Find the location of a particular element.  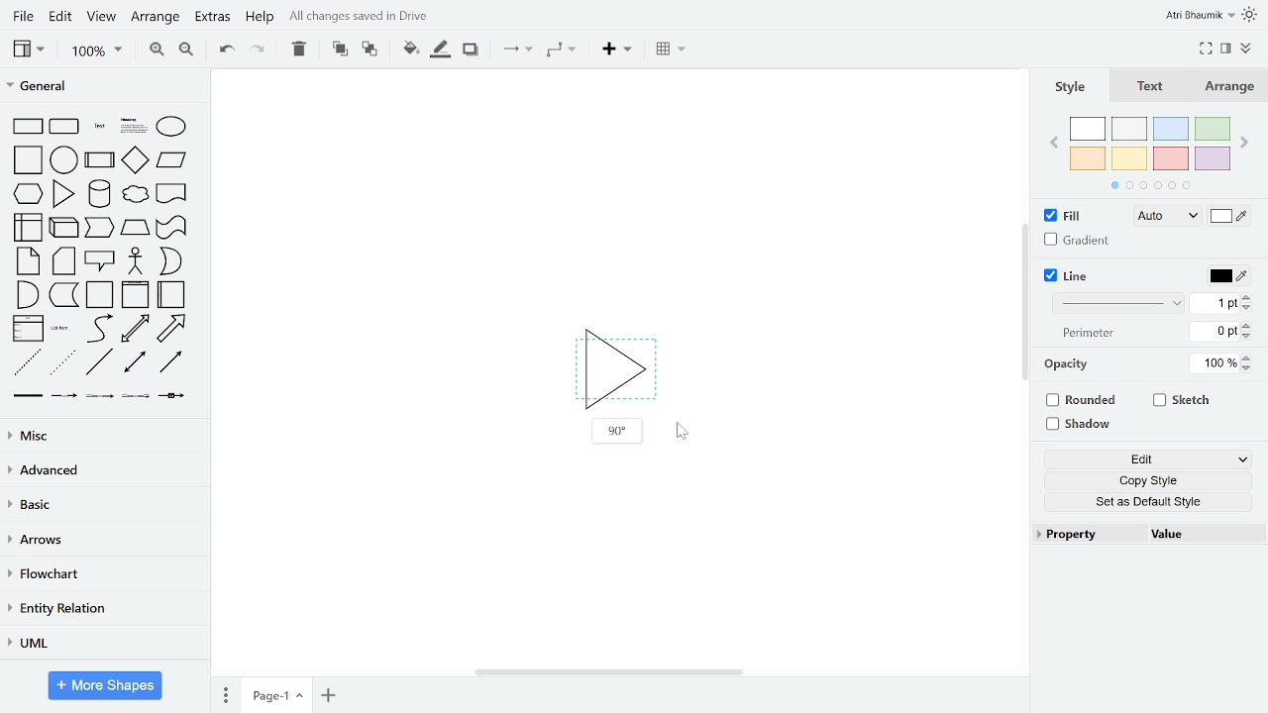

tape is located at coordinates (169, 230).